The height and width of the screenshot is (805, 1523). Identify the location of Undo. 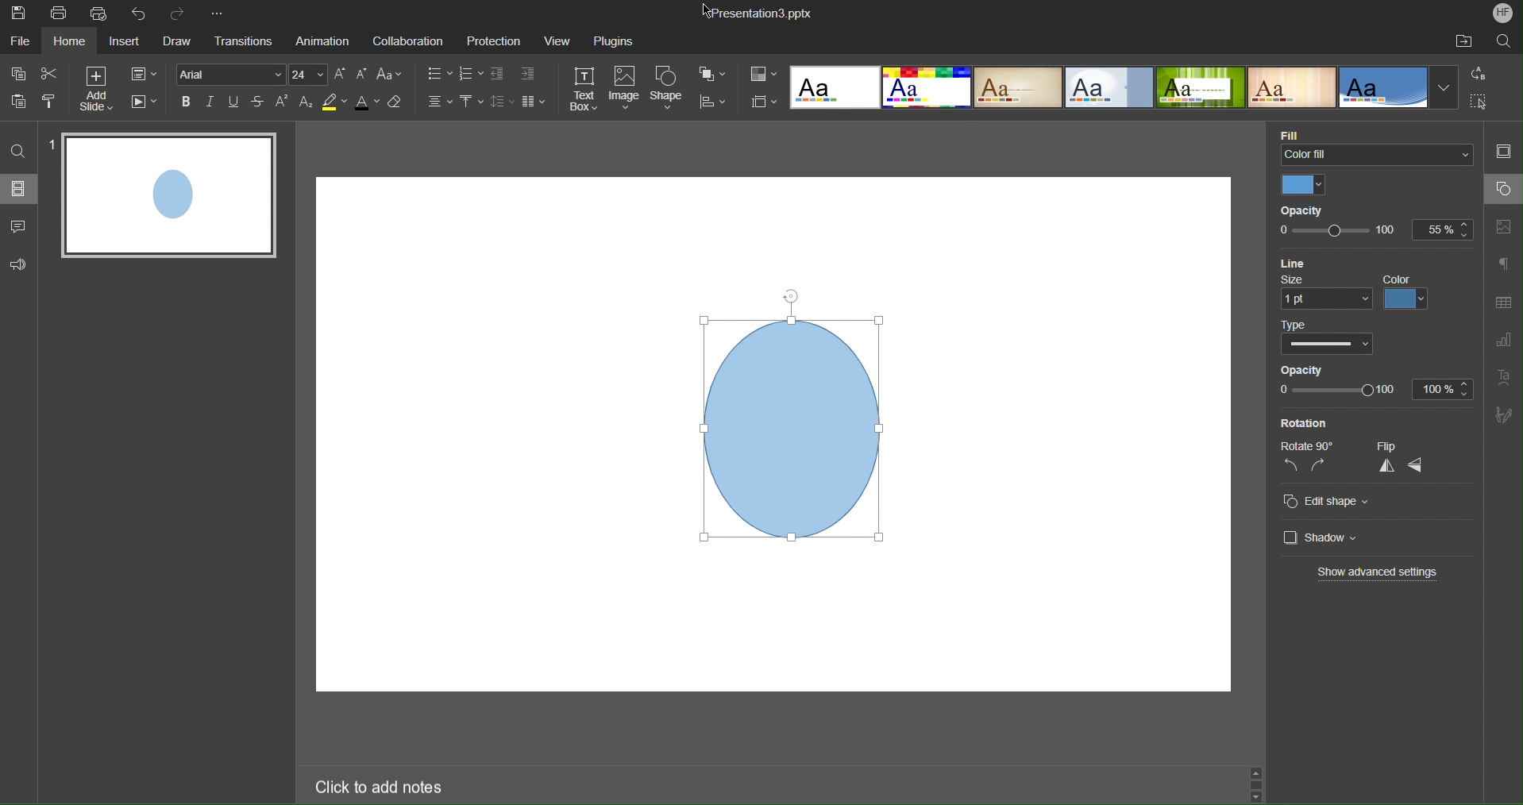
(139, 13).